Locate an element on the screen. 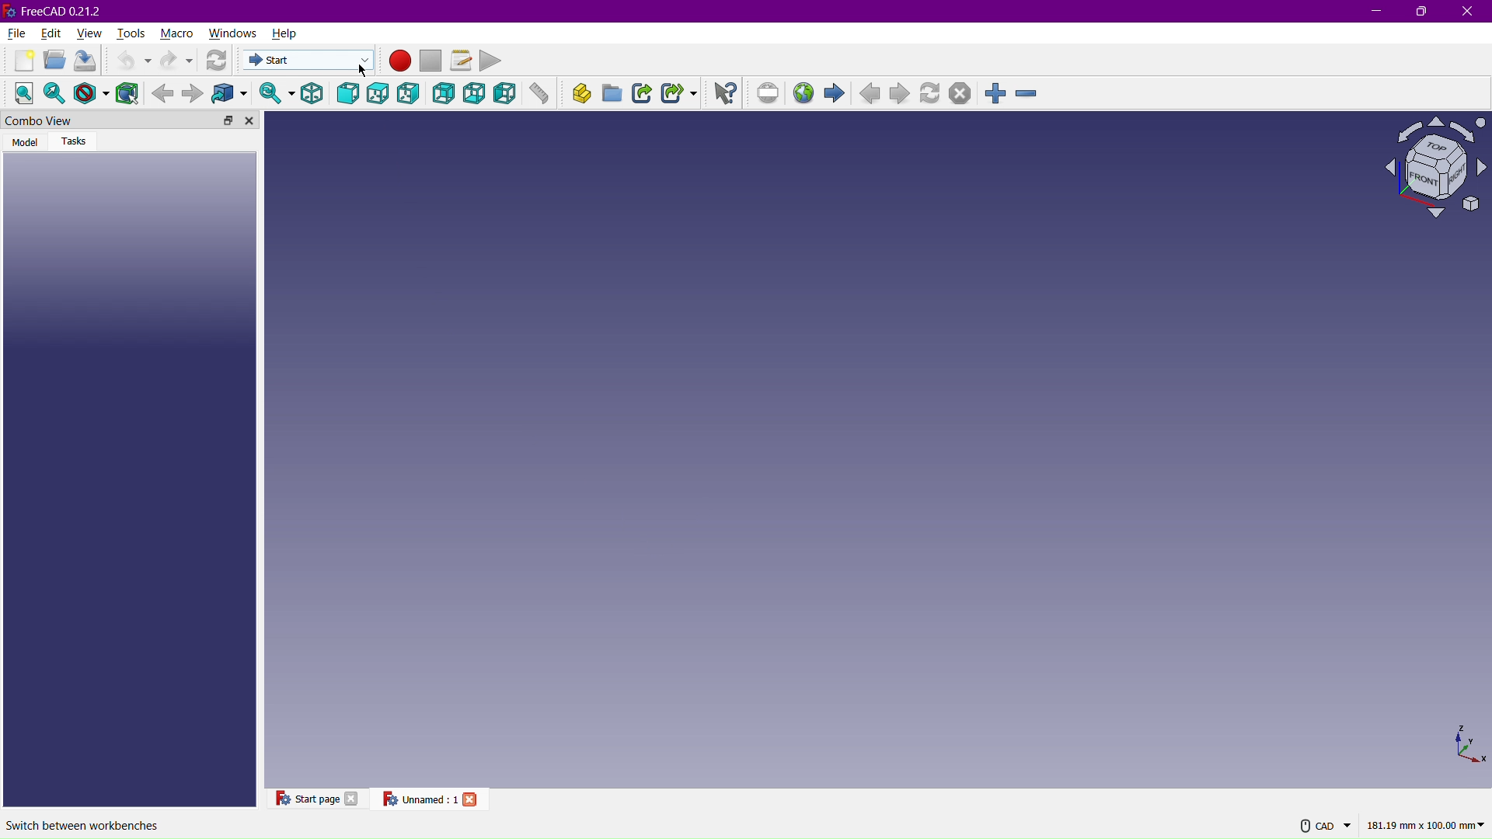 The image size is (1492, 839). Start is located at coordinates (834, 94).